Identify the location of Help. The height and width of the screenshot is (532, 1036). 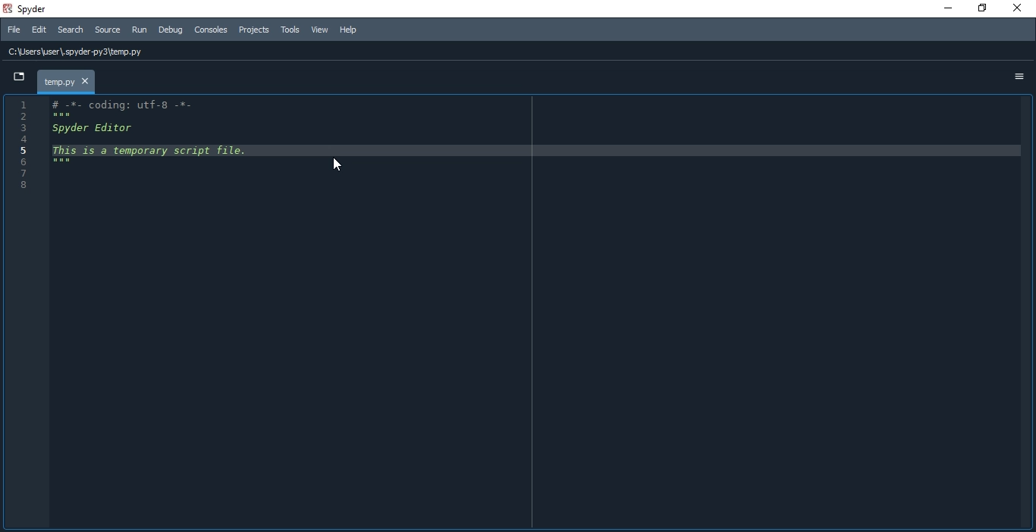
(354, 28).